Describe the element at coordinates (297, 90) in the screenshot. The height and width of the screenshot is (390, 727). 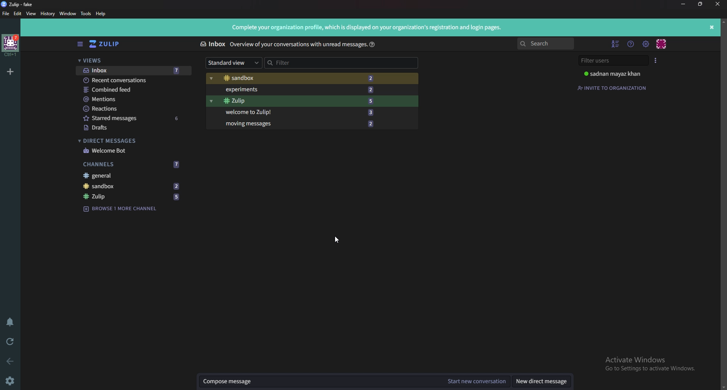
I see `Experiments` at that location.